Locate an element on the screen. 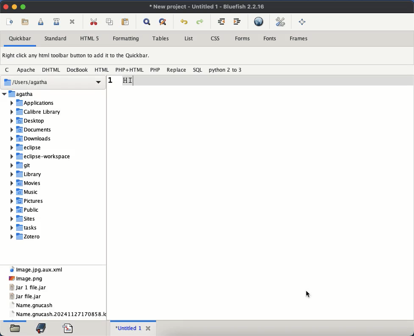 This screenshot has width=414, height=336. html is located at coordinates (103, 70).